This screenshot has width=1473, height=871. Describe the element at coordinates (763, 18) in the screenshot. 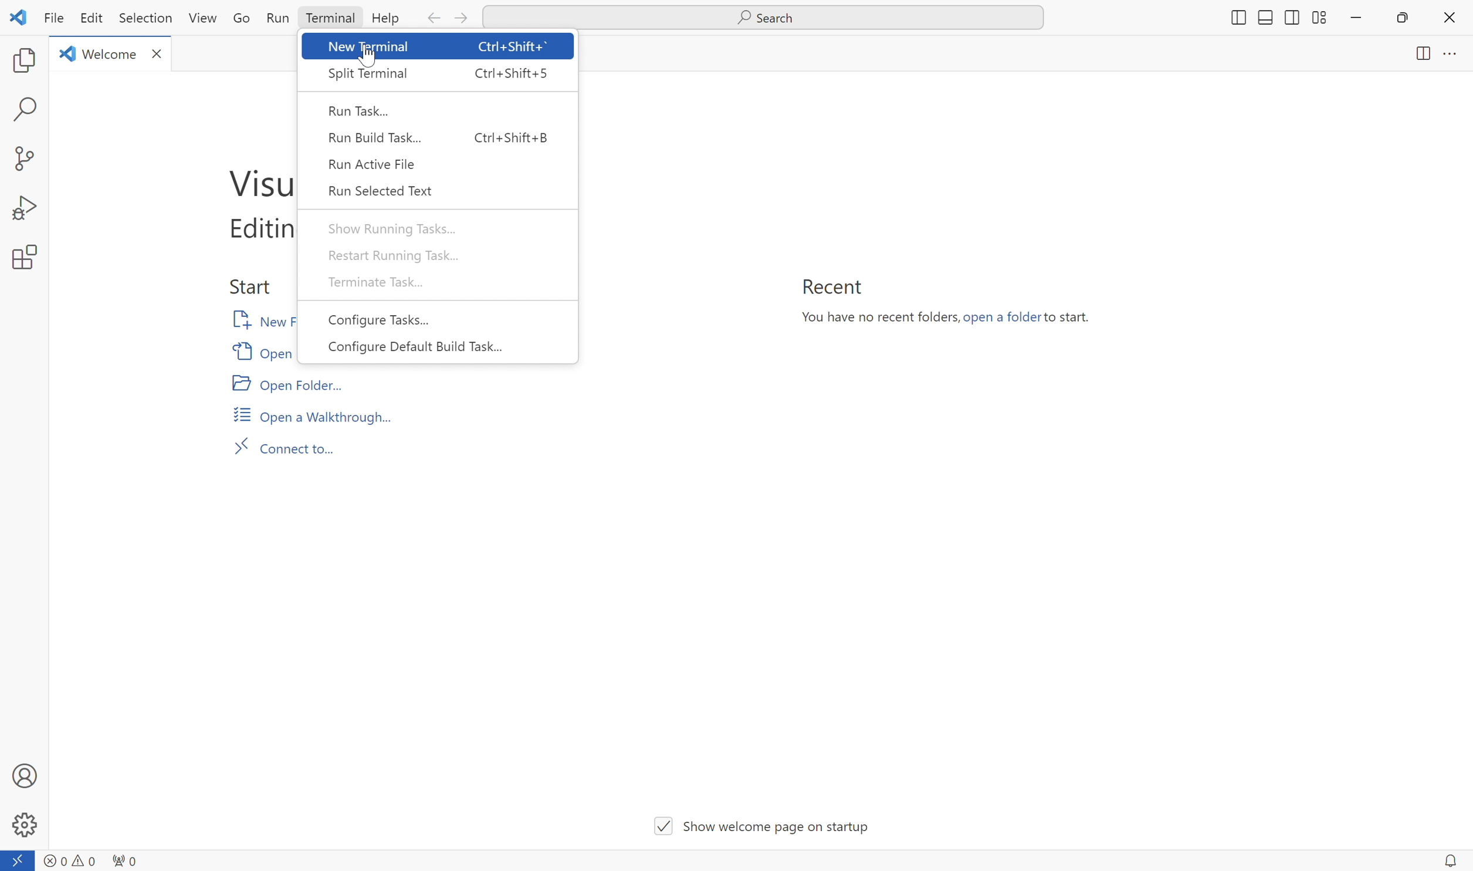

I see `Search` at that location.